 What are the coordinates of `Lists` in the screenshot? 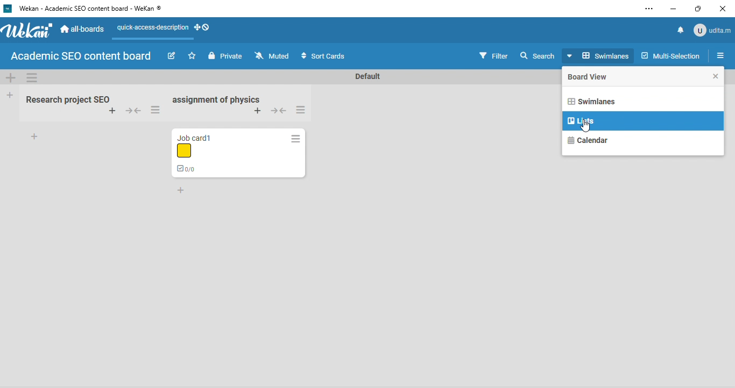 It's located at (582, 120).